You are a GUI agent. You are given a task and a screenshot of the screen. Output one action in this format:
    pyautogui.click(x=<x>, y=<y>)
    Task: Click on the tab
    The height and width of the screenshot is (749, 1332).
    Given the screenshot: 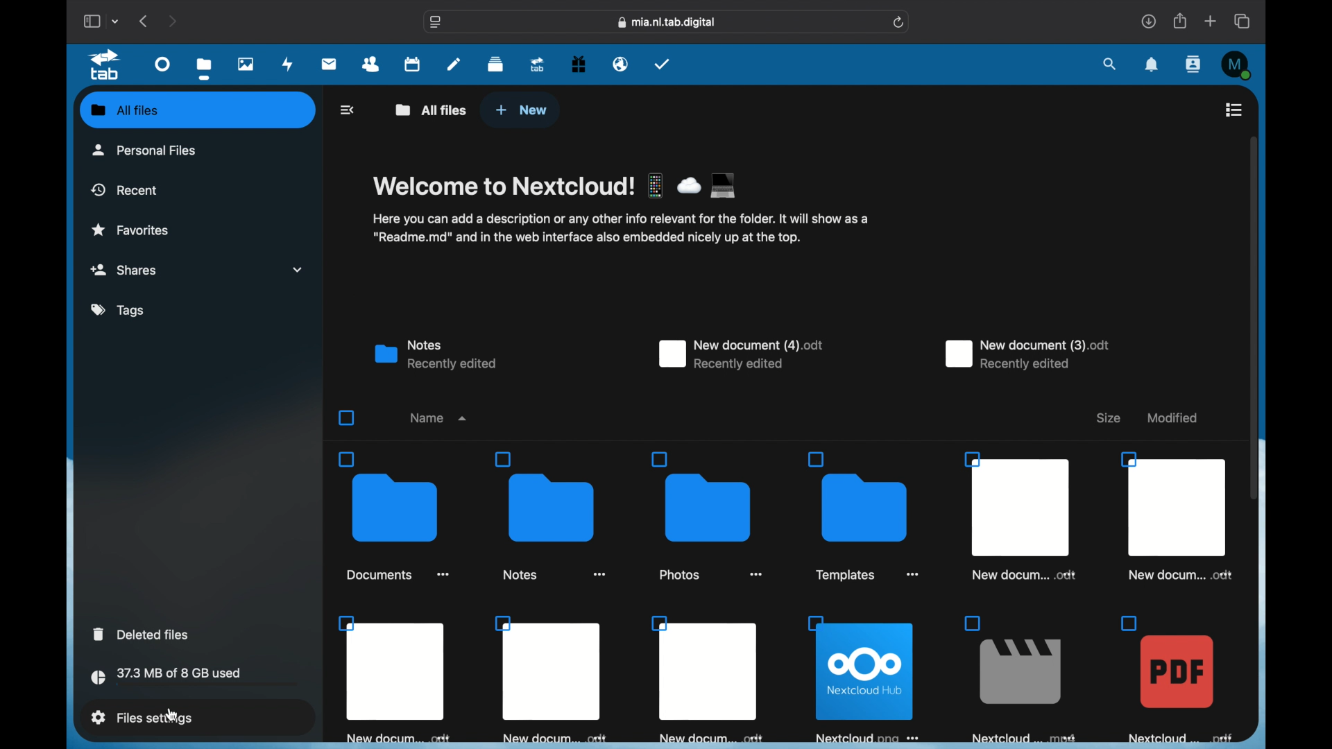 What is the action you would take?
    pyautogui.click(x=104, y=65)
    